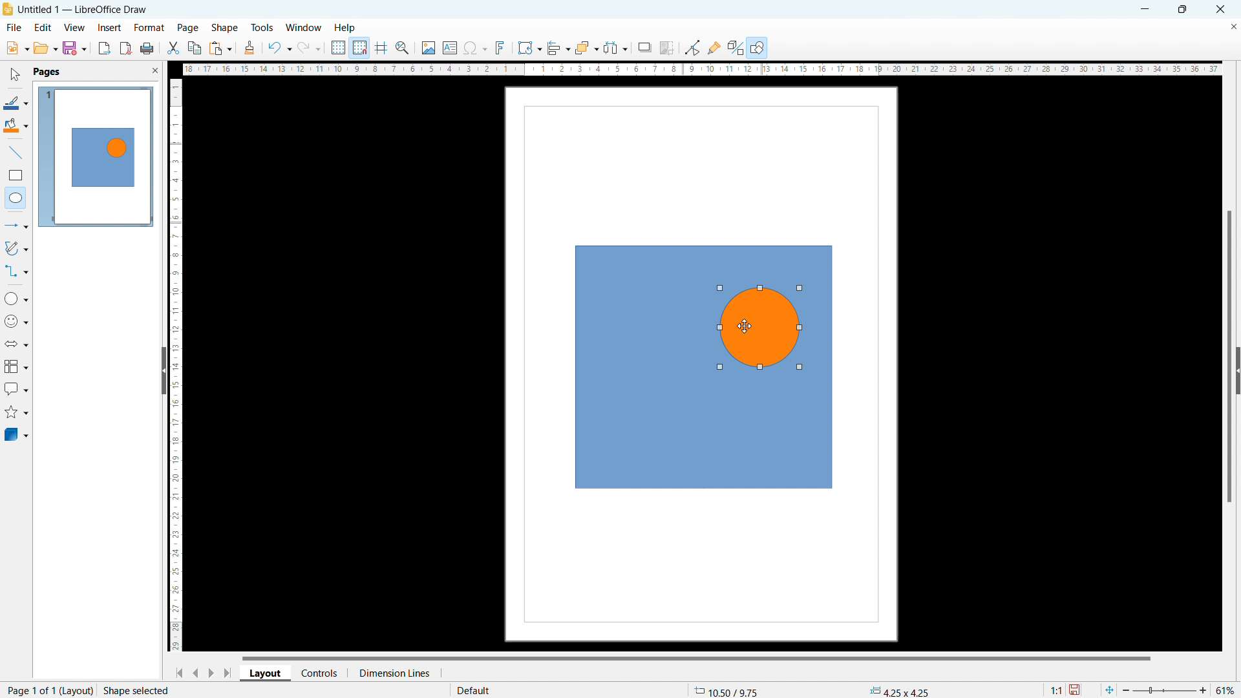  Describe the element at coordinates (402, 49) in the screenshot. I see `zoom and pan` at that location.